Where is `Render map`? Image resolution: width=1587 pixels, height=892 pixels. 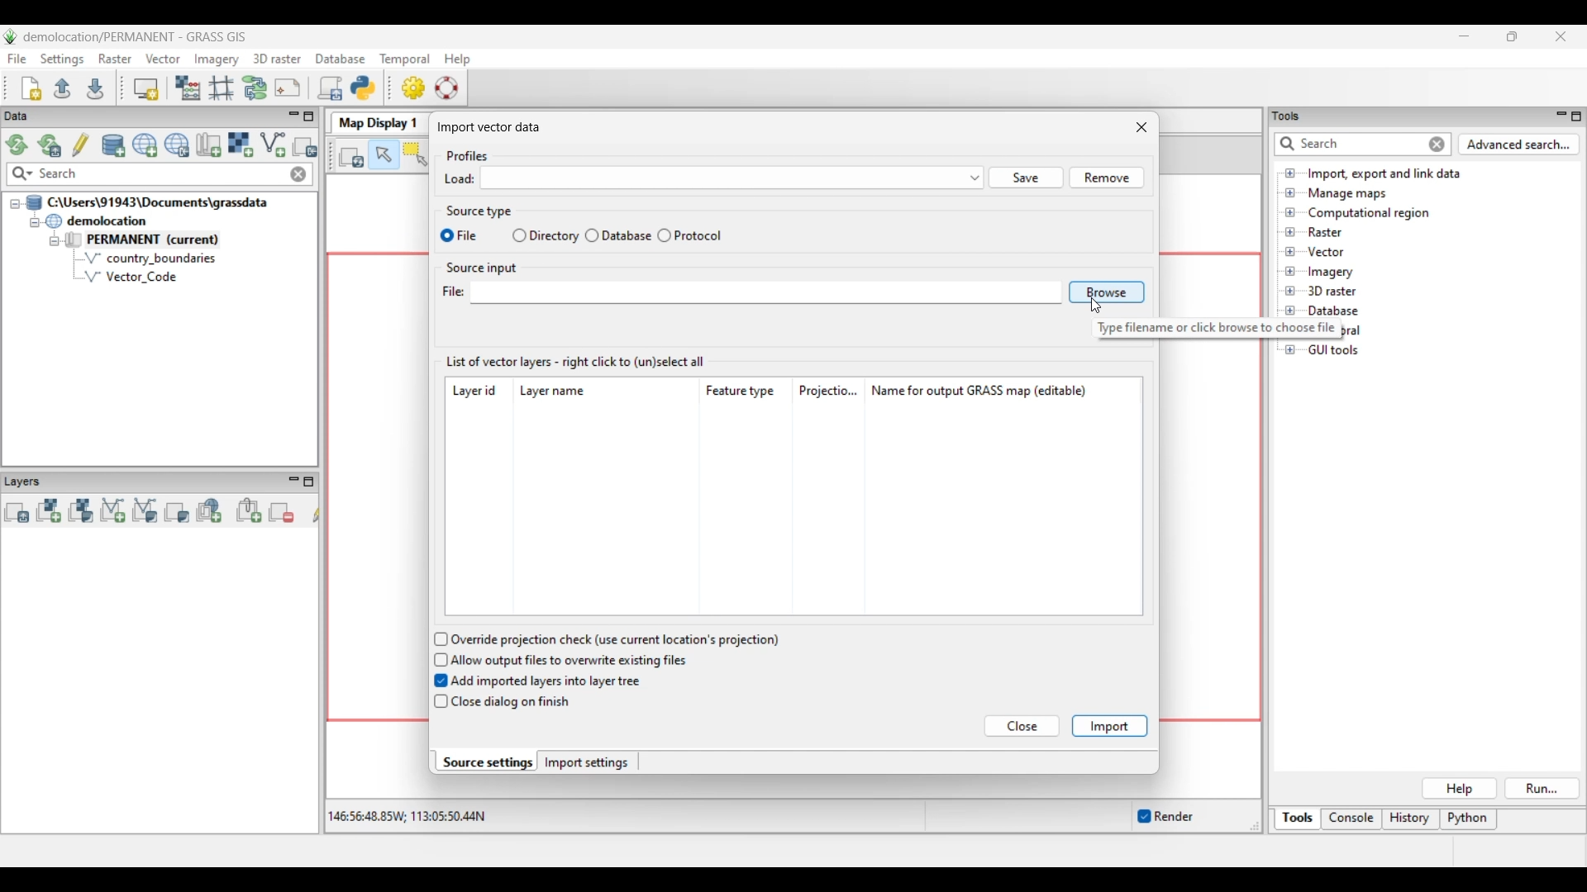
Render map is located at coordinates (349, 155).